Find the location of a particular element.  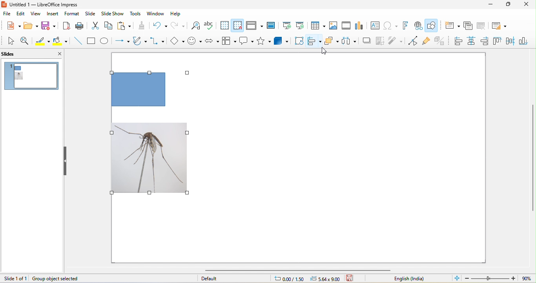

center is located at coordinates (511, 43).